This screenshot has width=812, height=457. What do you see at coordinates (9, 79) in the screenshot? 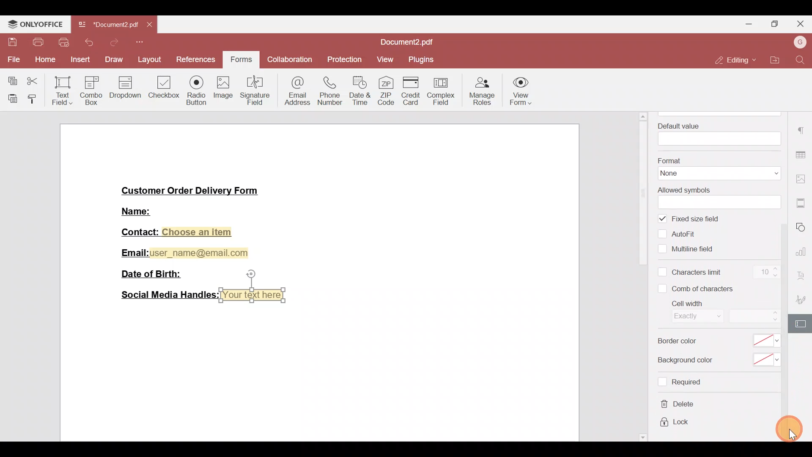
I see `Copy` at bounding box center [9, 79].